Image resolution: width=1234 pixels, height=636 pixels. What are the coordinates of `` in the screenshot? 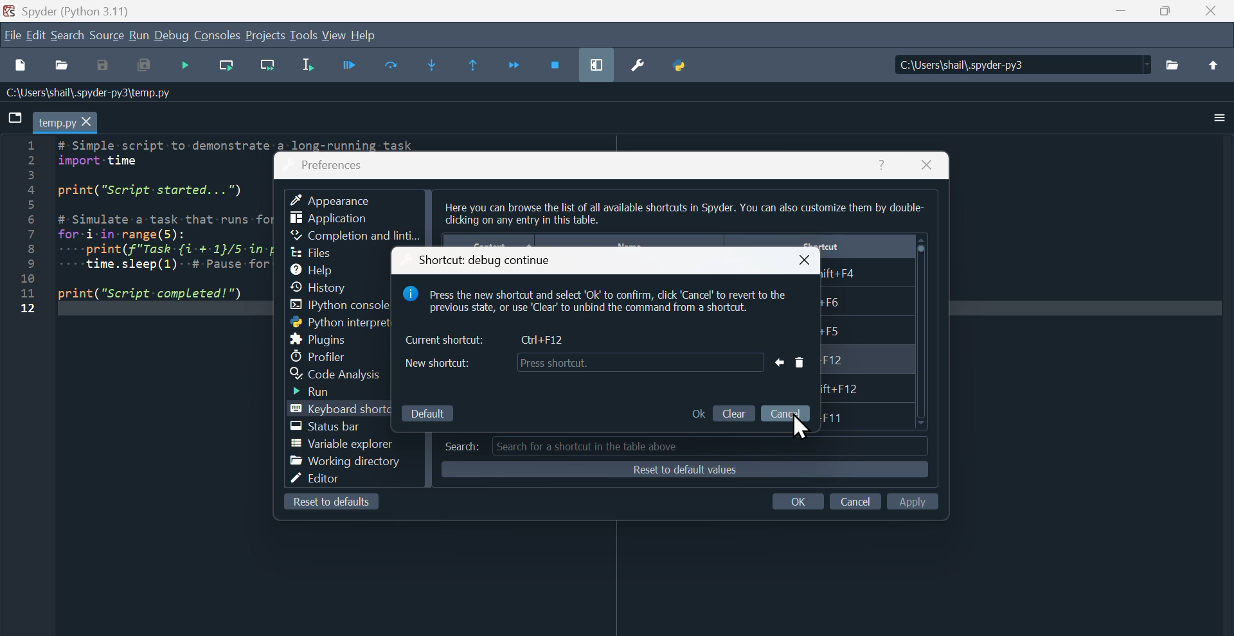 It's located at (804, 502).